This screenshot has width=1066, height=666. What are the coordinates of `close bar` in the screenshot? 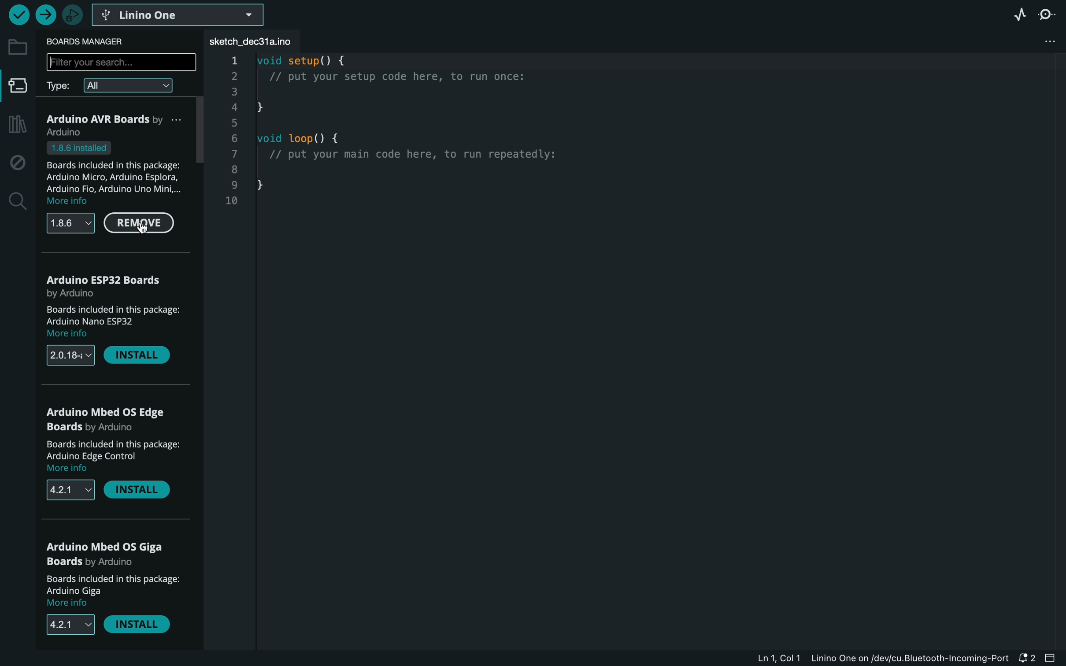 It's located at (1054, 659).